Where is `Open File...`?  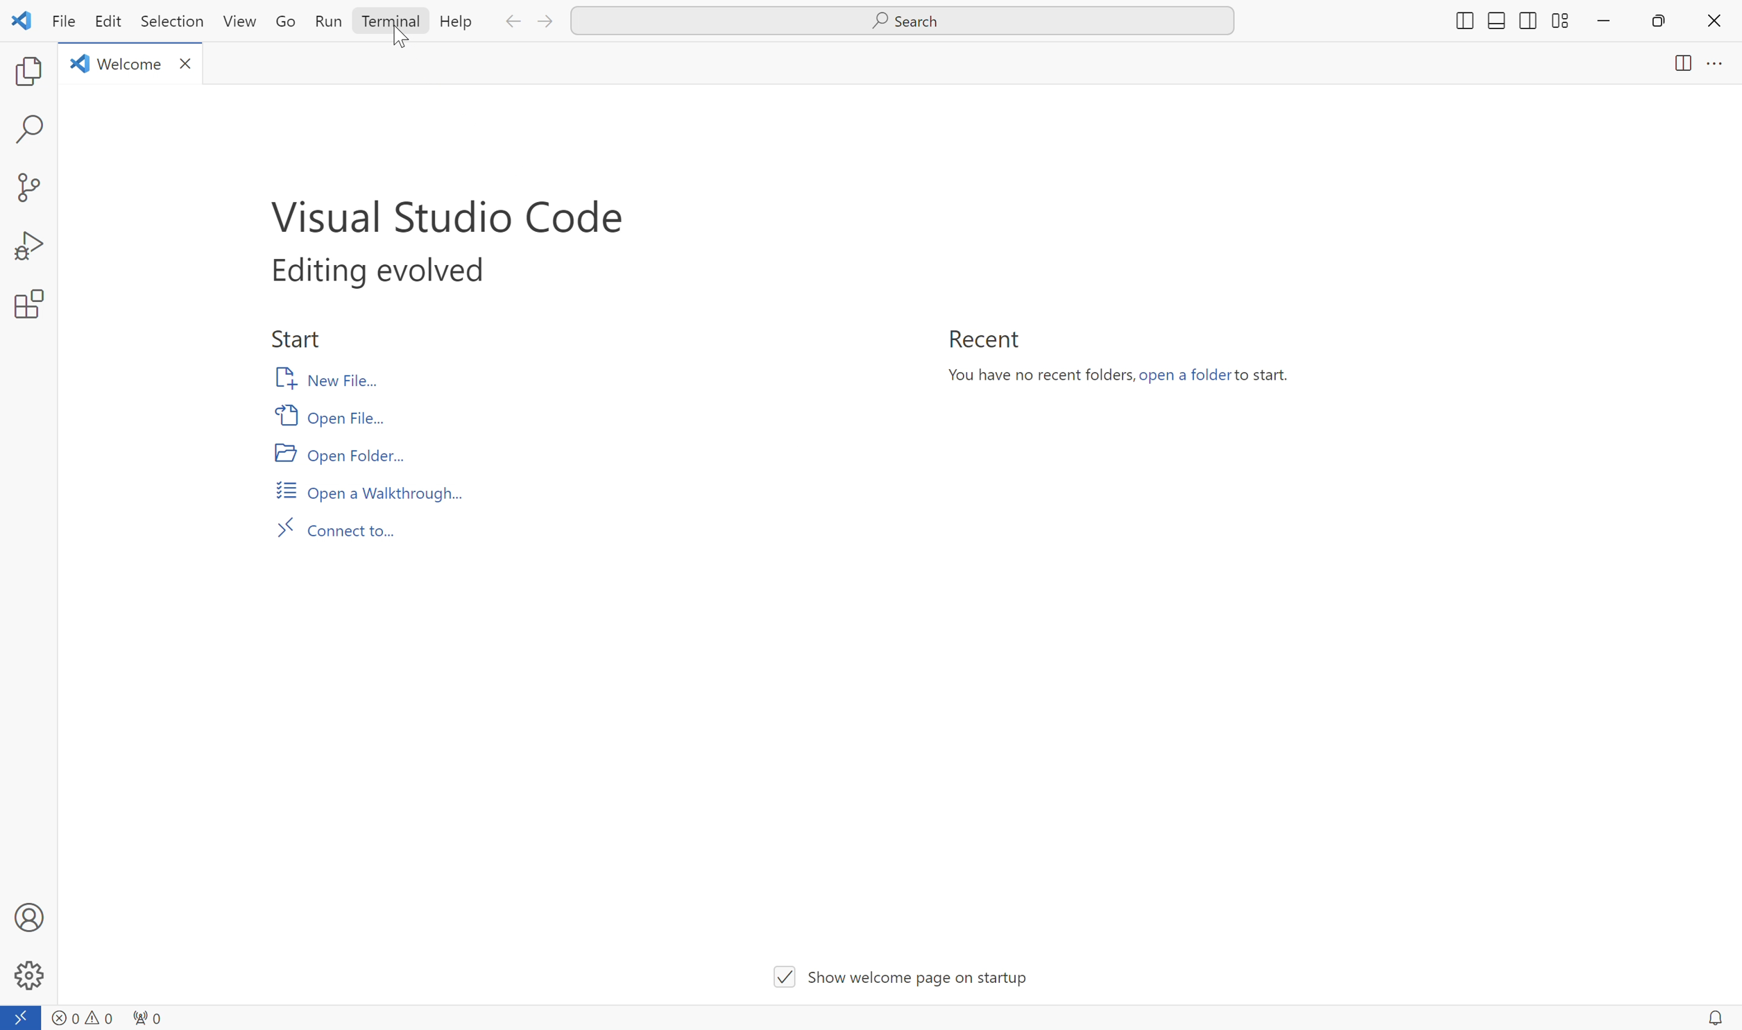 Open File... is located at coordinates (336, 414).